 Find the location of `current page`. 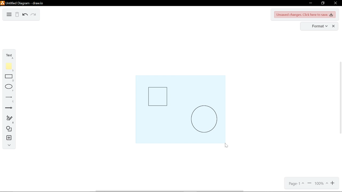

current page is located at coordinates (296, 184).